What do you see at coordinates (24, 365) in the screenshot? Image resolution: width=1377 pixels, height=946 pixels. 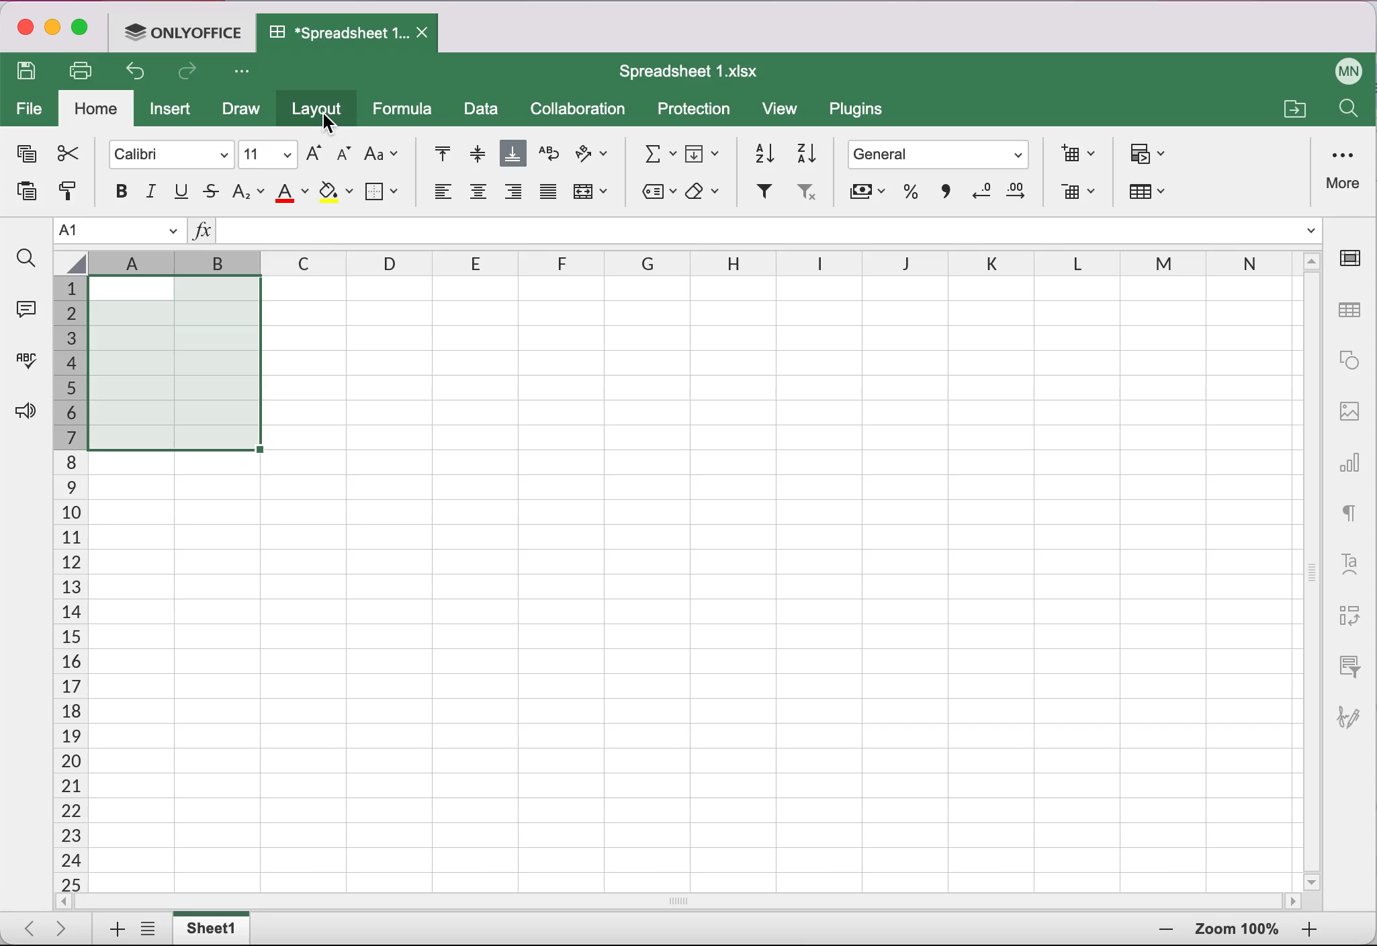 I see `spell checking` at bounding box center [24, 365].